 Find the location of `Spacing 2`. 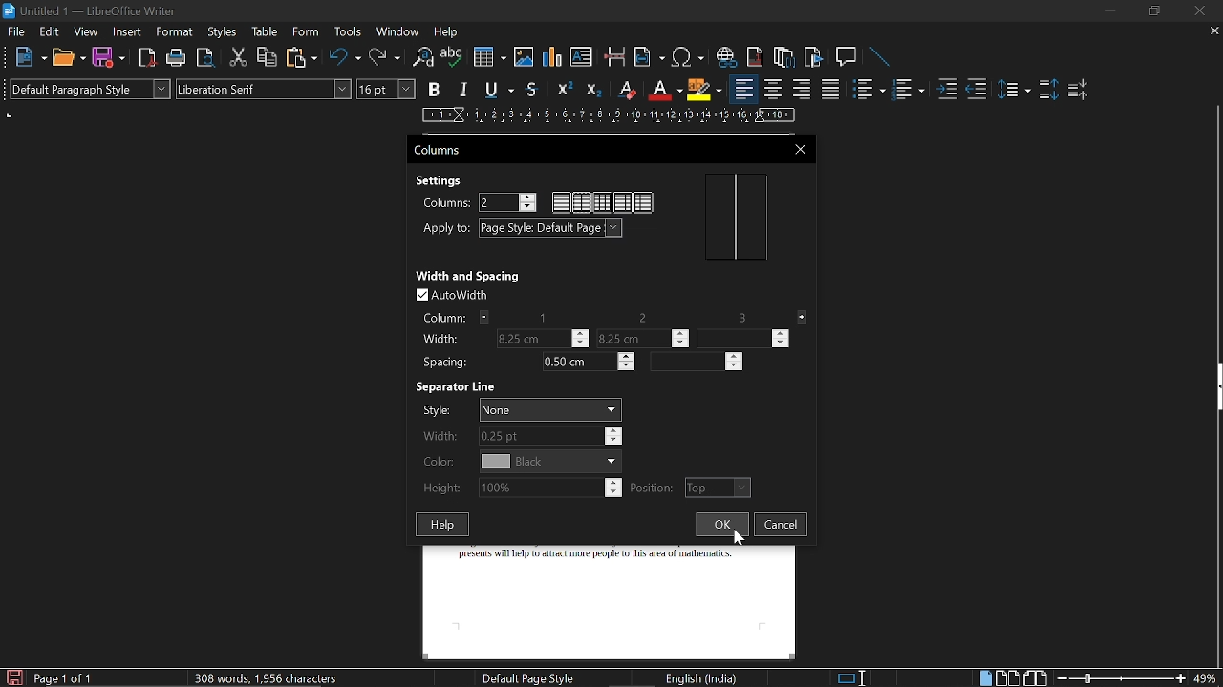

Spacing 2 is located at coordinates (693, 363).